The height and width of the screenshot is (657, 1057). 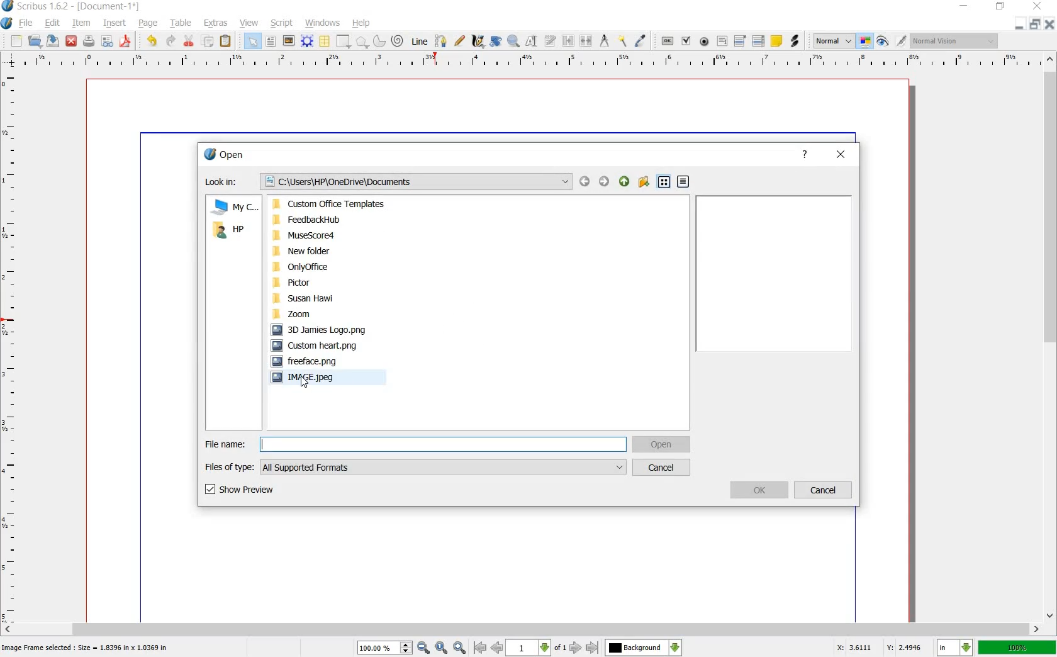 I want to click on toggle color management system, so click(x=865, y=42).